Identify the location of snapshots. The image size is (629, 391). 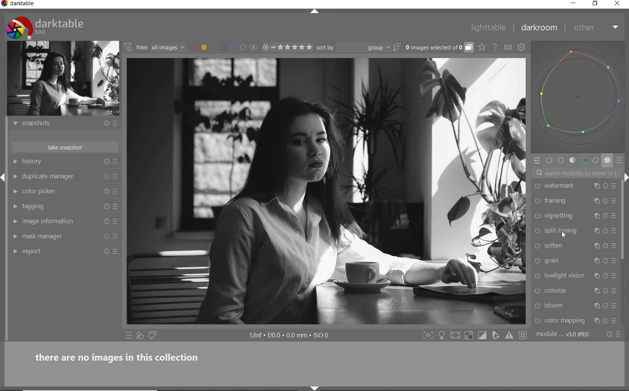
(59, 125).